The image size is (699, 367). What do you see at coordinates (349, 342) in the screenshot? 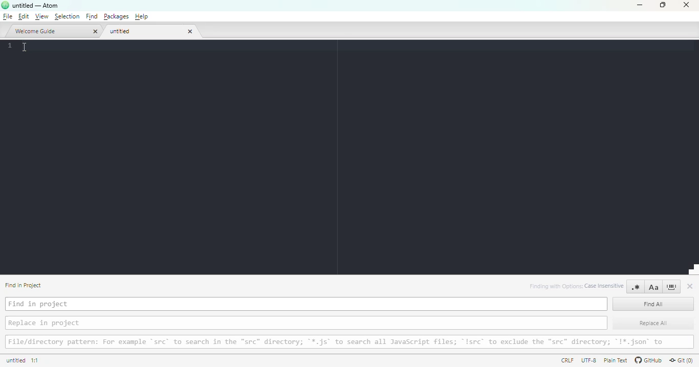
I see `file/directory pattern` at bounding box center [349, 342].